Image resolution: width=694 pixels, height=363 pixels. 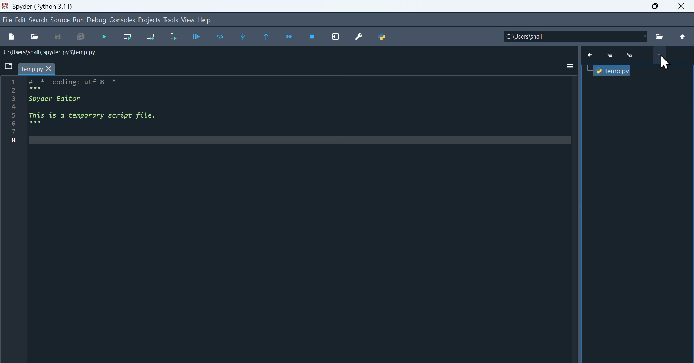 What do you see at coordinates (290, 38) in the screenshot?
I see `Continue execution until next breakpoint` at bounding box center [290, 38].